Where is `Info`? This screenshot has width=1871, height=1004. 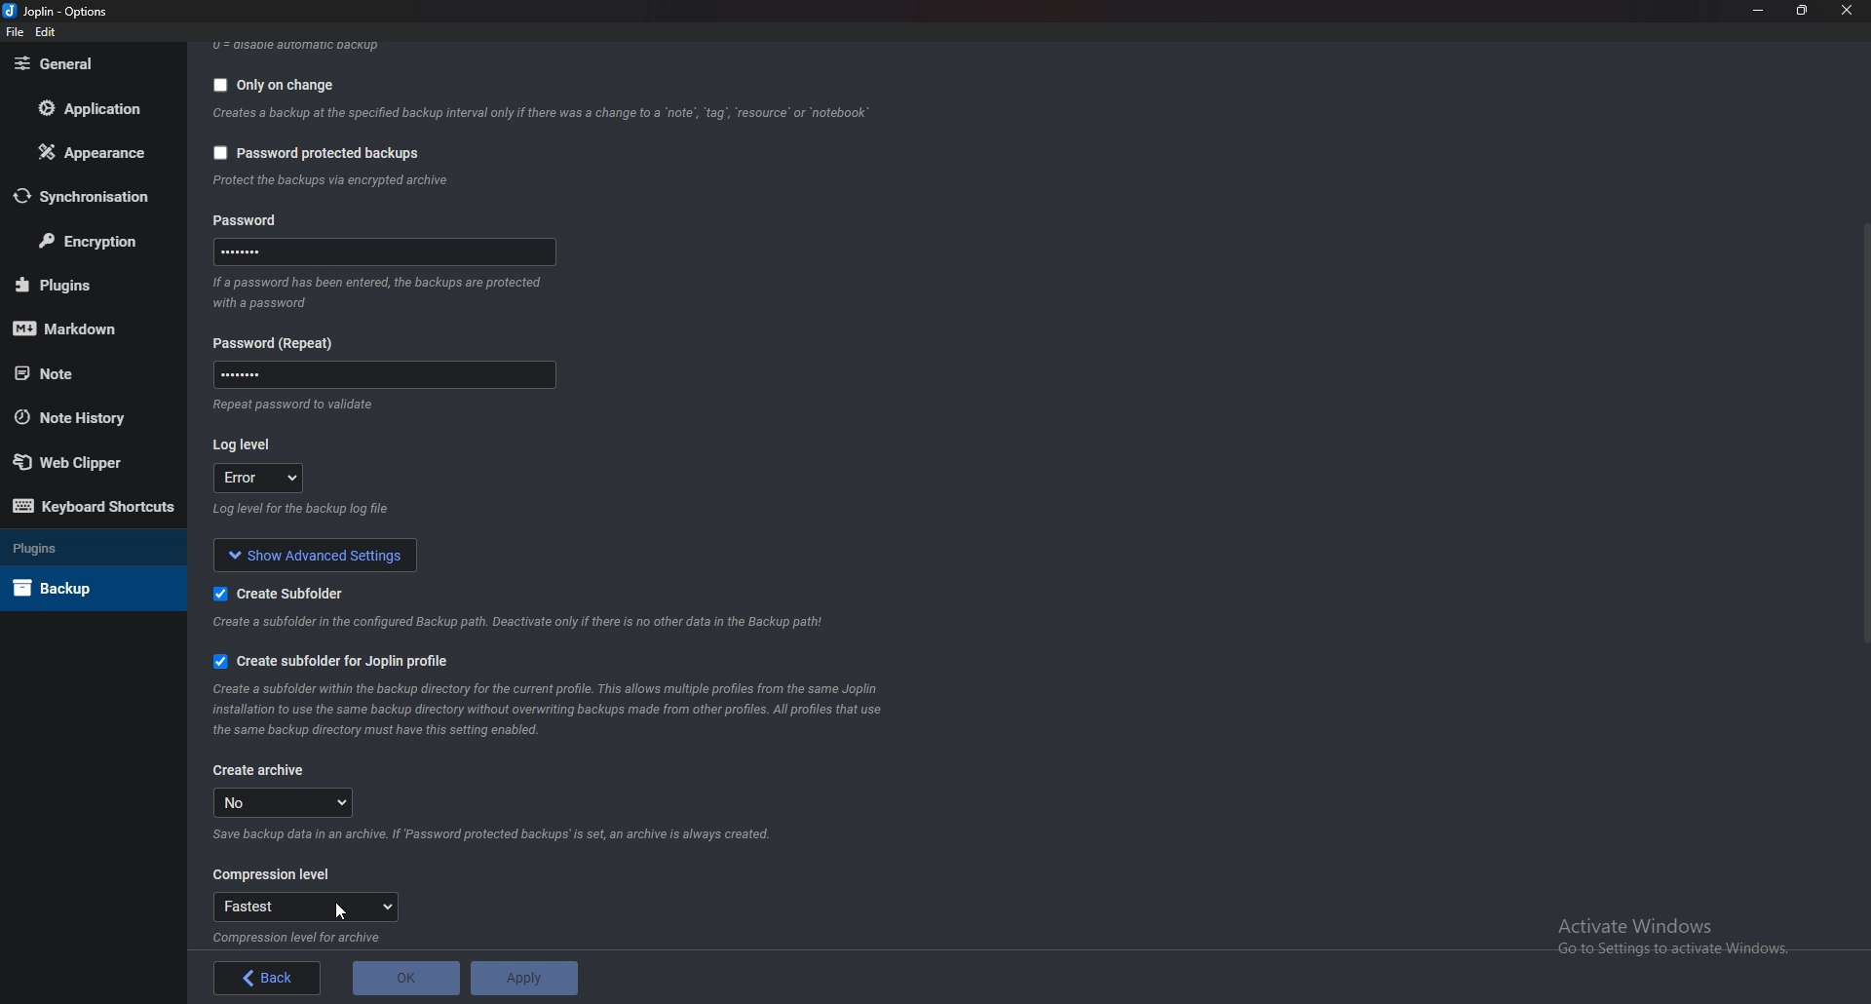
Info is located at coordinates (304, 938).